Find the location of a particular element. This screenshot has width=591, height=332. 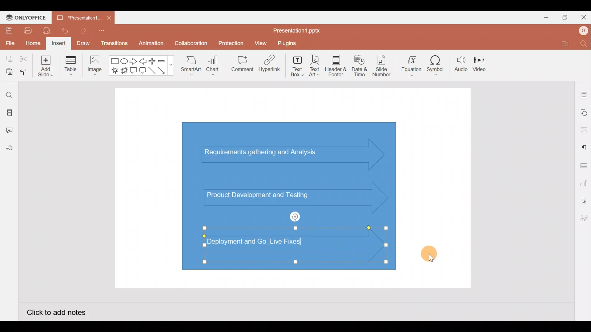

Paragraph settings is located at coordinates (584, 147).